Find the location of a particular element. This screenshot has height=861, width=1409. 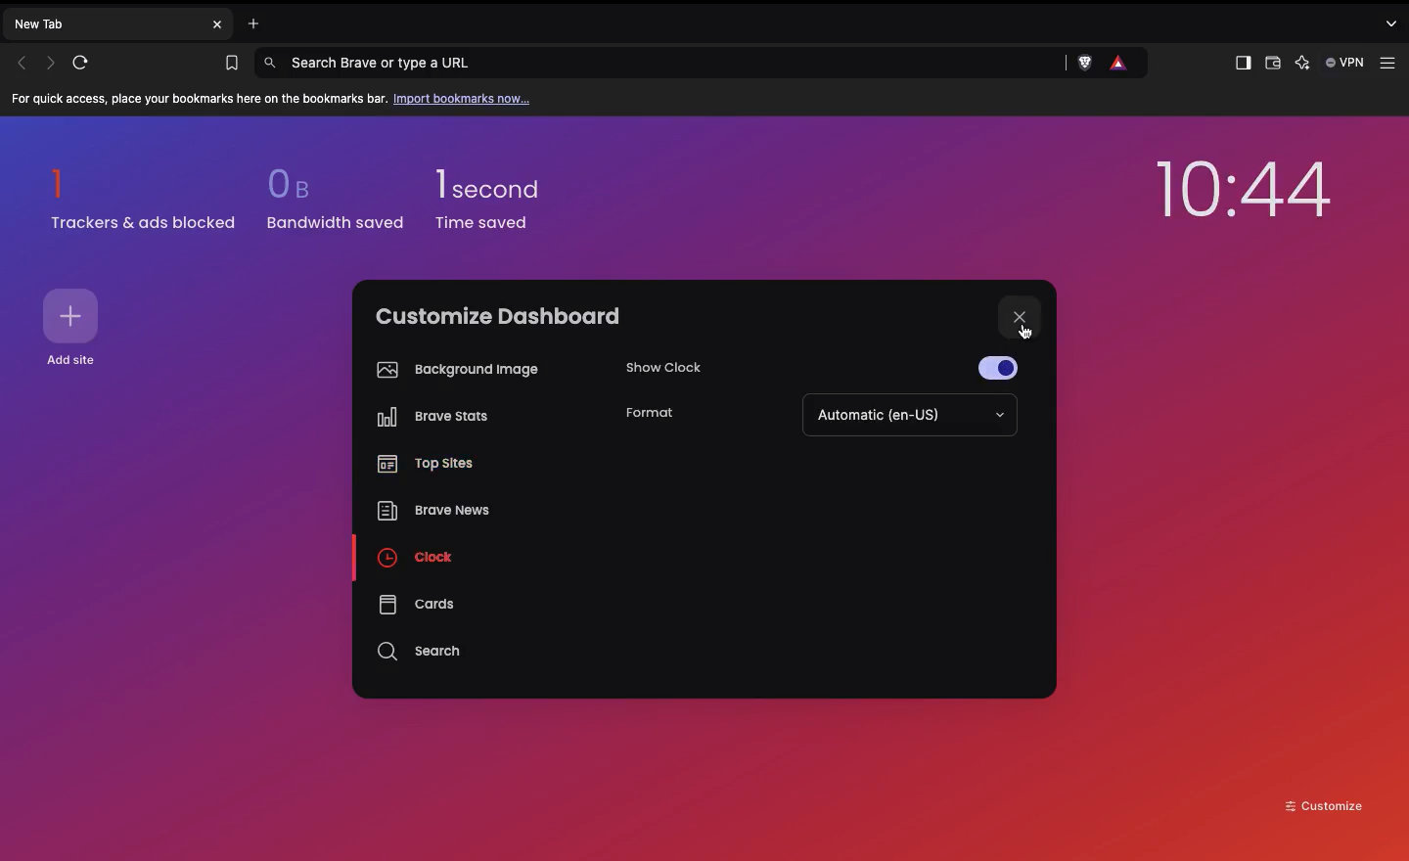

New tab is located at coordinates (104, 23).